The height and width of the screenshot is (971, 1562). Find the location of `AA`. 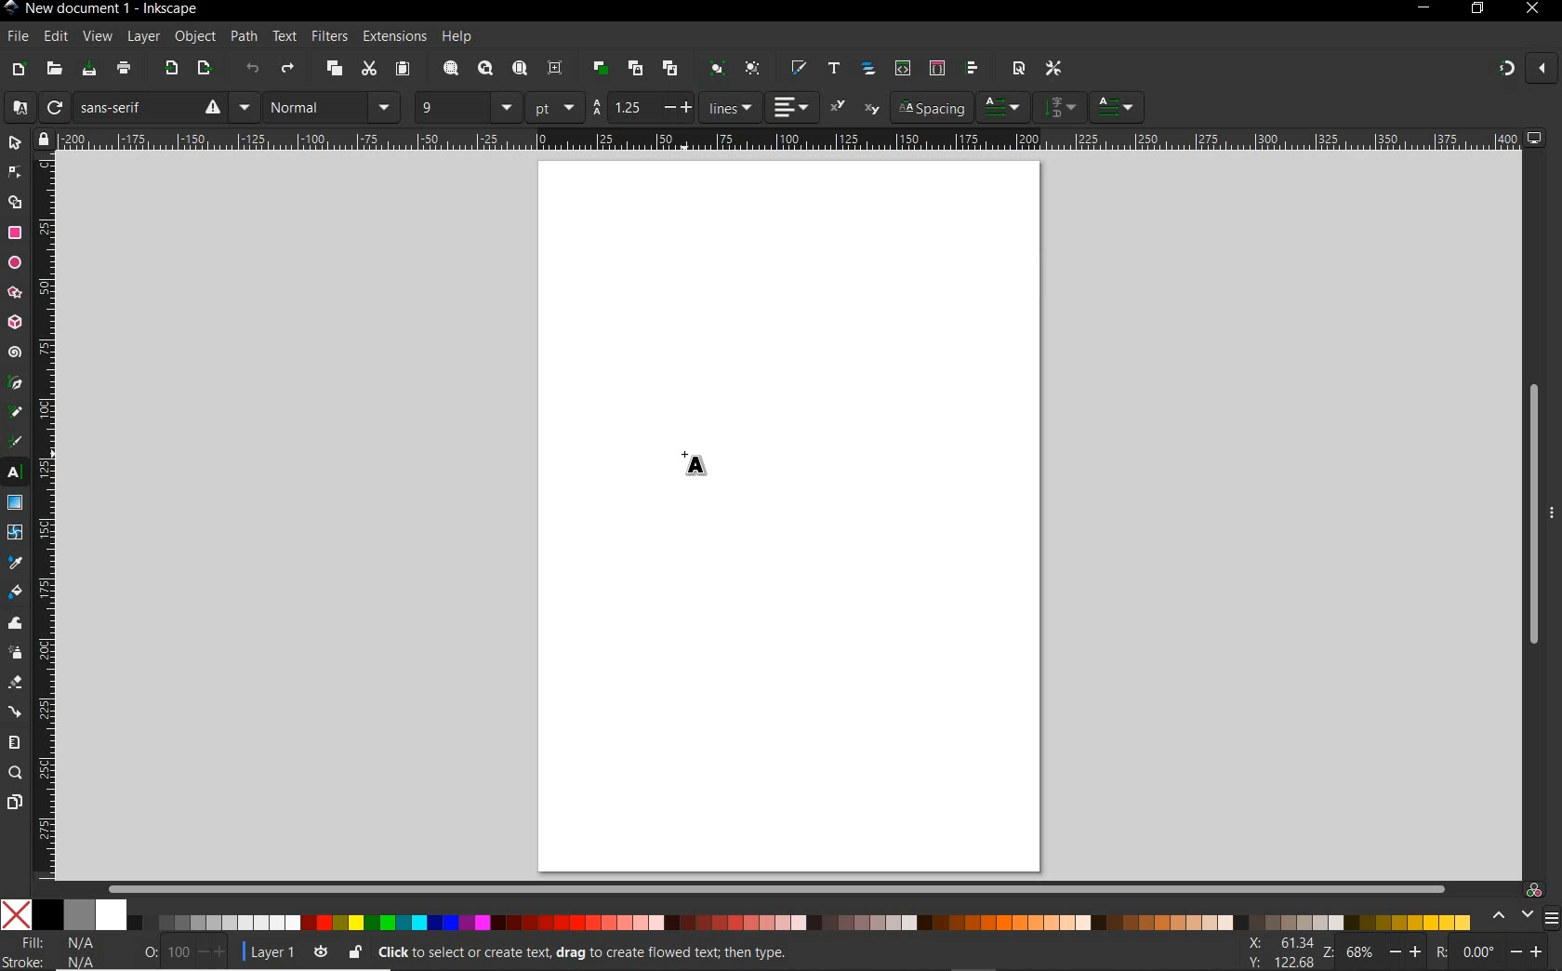

AA is located at coordinates (596, 108).